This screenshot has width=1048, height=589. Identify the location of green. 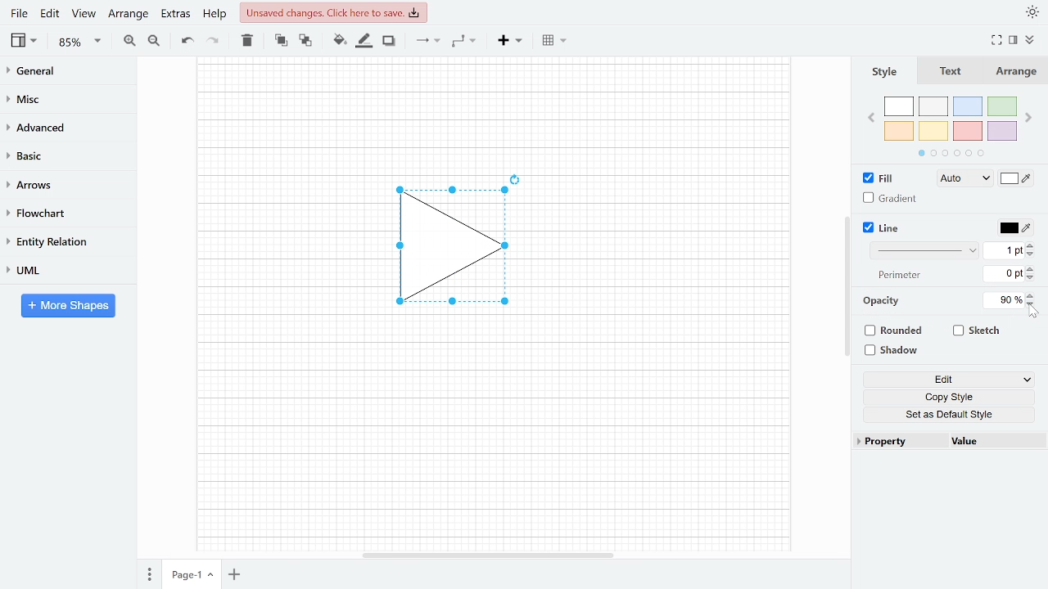
(1003, 107).